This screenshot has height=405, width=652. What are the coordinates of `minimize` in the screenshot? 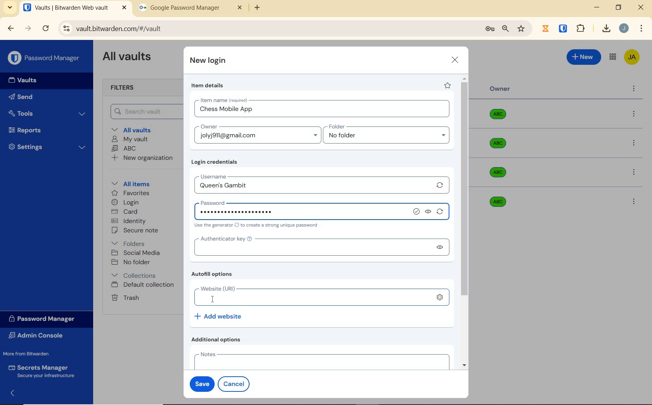 It's located at (597, 7).